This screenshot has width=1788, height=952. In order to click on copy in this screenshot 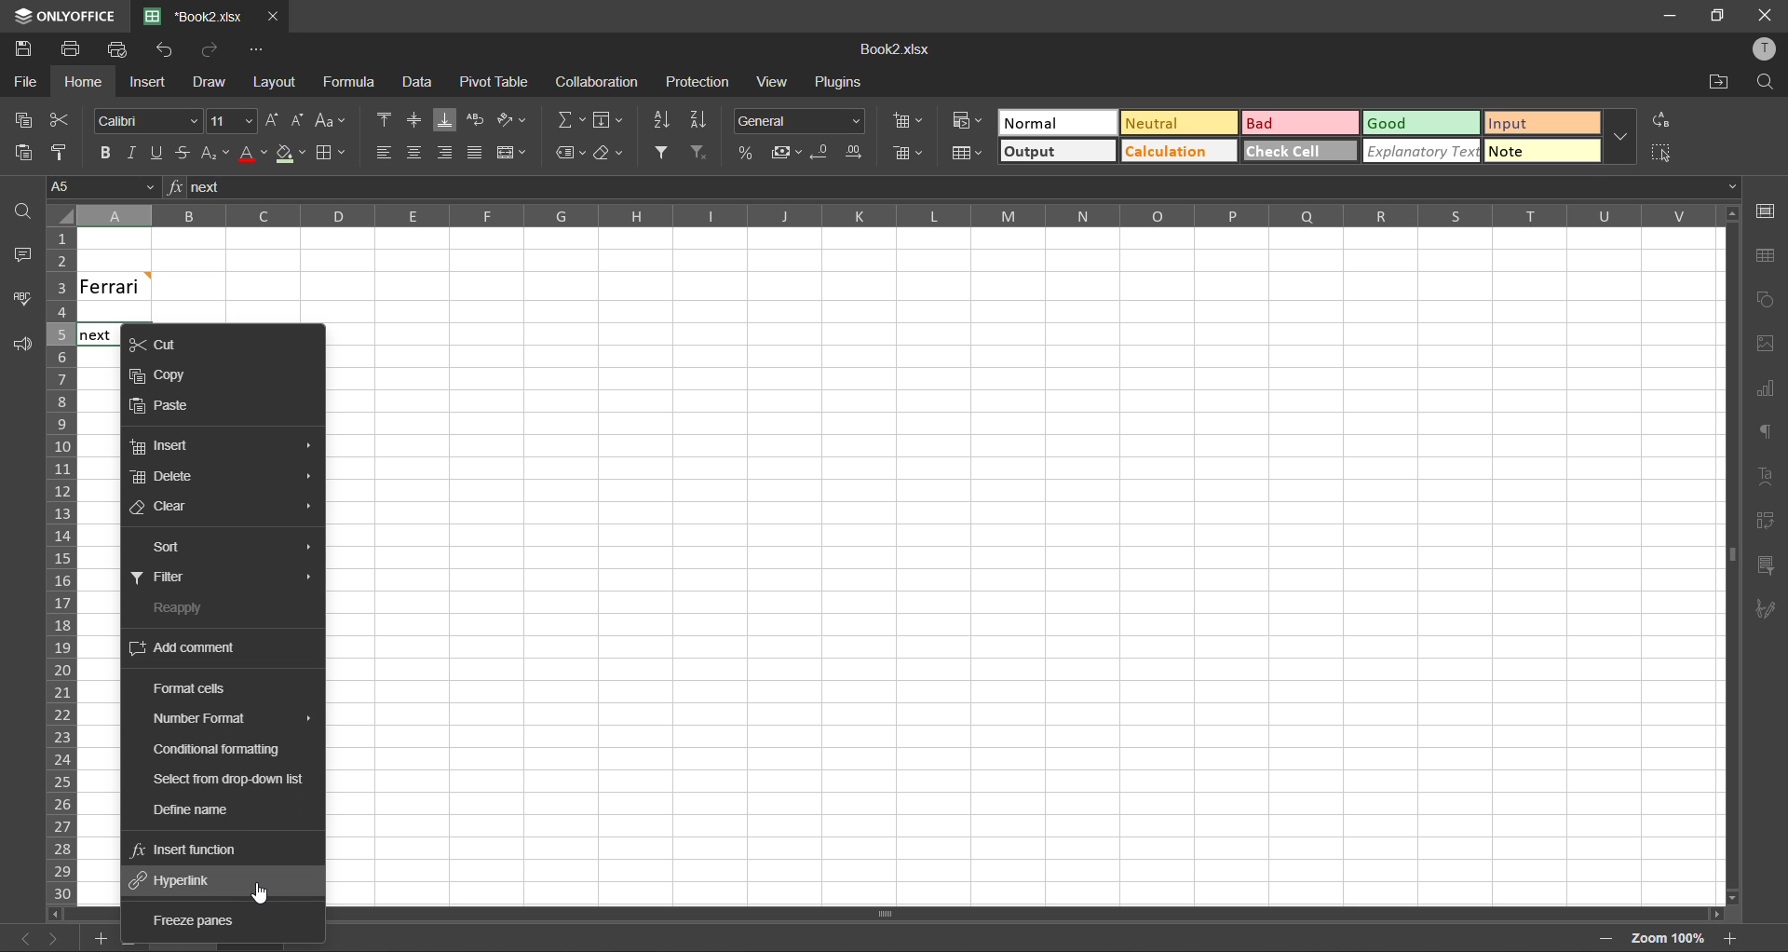, I will do `click(18, 122)`.